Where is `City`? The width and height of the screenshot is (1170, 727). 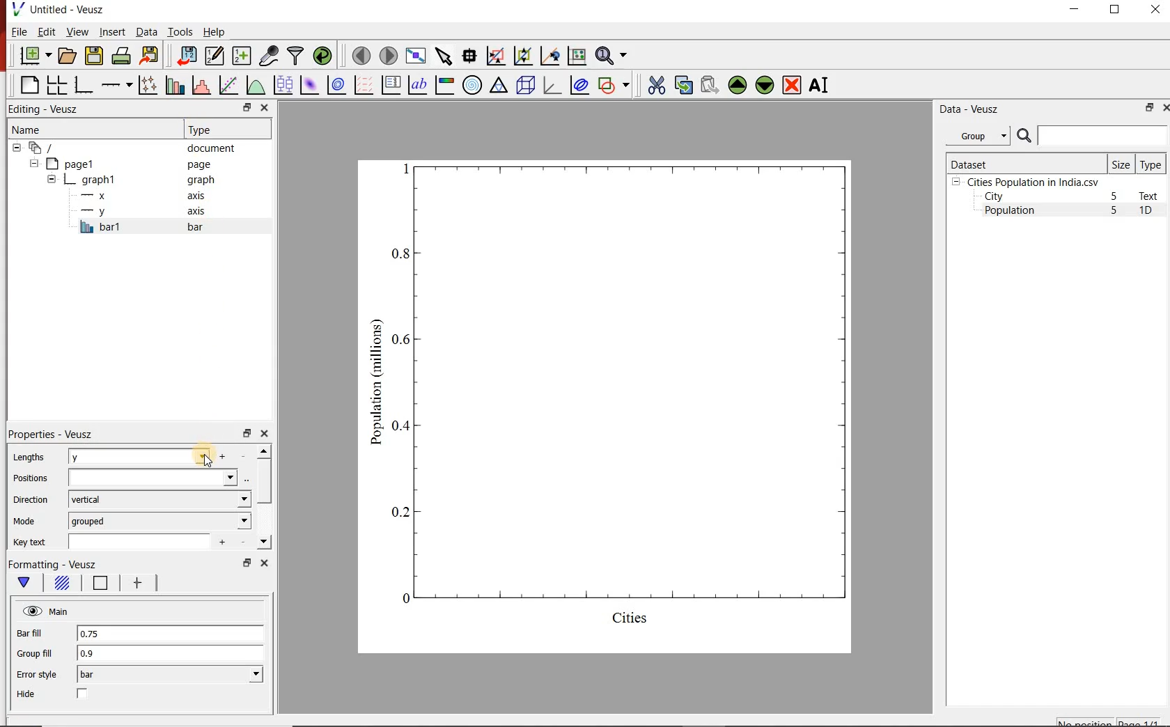
City is located at coordinates (994, 196).